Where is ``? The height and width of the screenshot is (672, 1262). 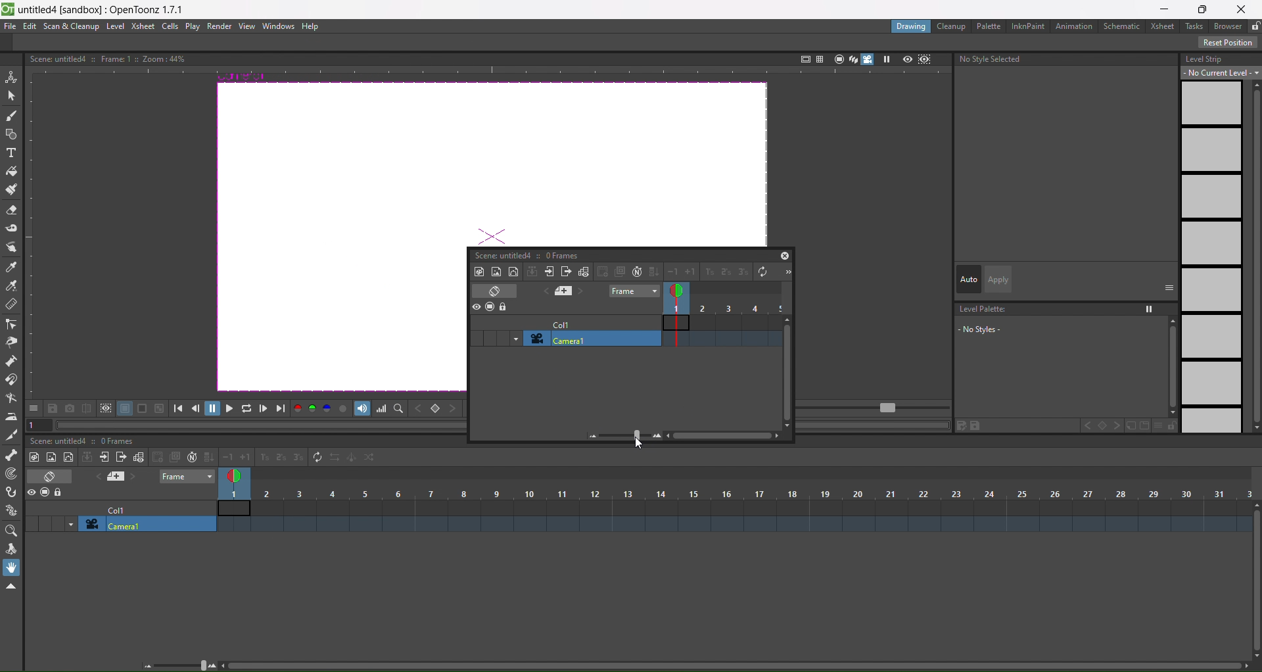  is located at coordinates (763, 271).